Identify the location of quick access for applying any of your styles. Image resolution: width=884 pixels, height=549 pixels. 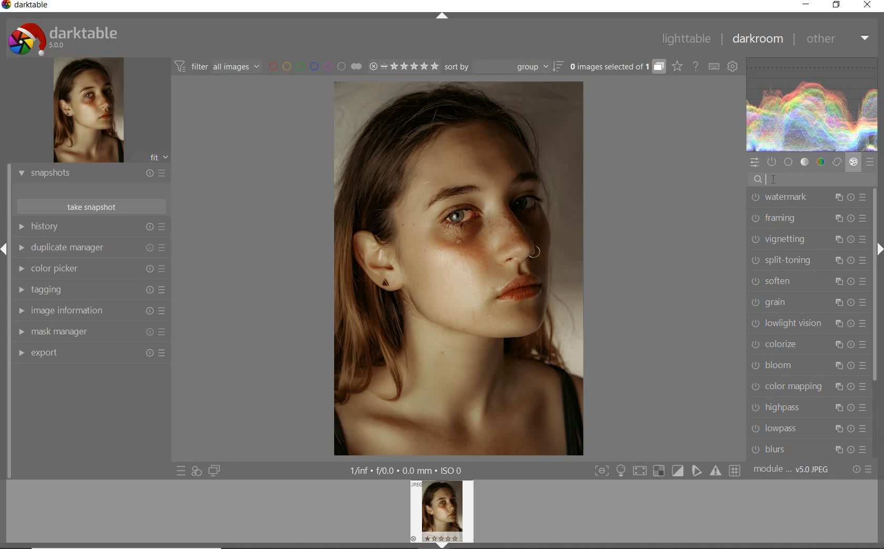
(196, 471).